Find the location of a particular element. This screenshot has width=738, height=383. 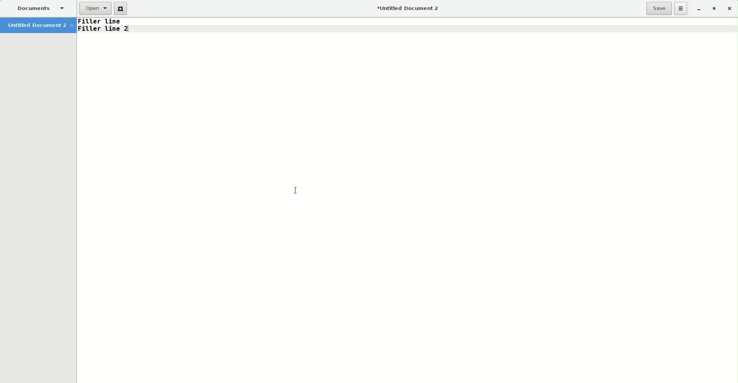

Untitled Document 2 is located at coordinates (40, 26).